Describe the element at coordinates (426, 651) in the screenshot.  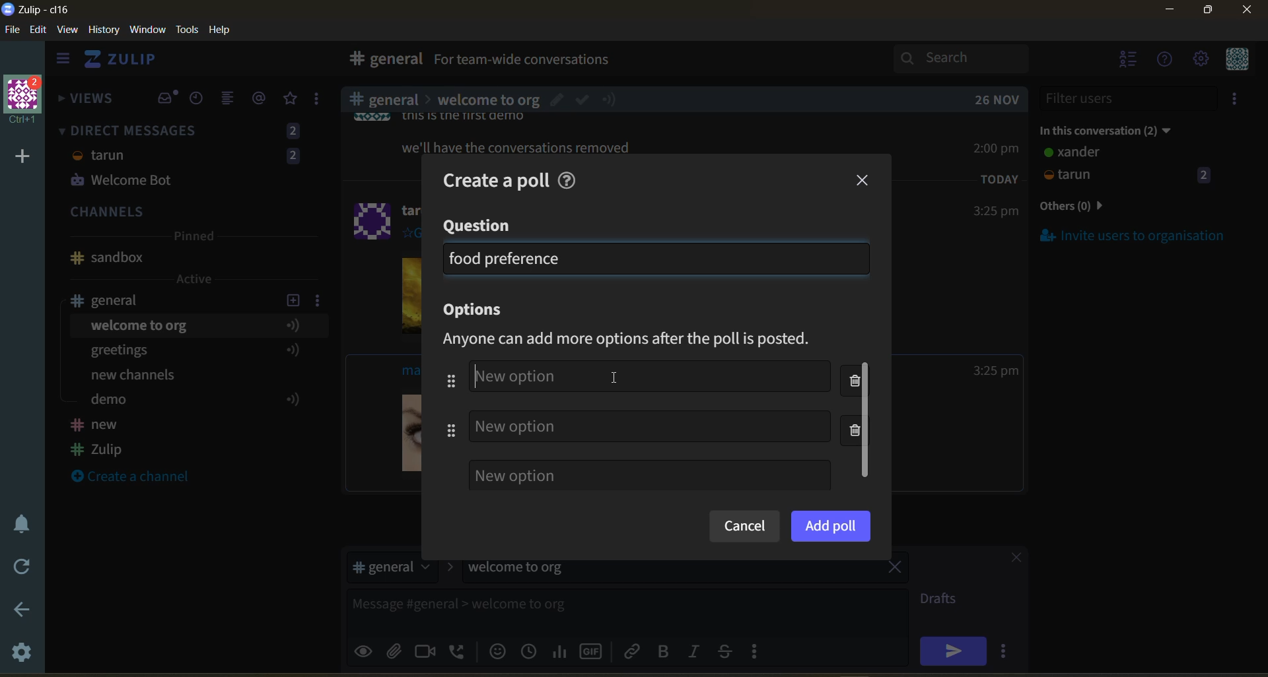
I see `add video call` at that location.